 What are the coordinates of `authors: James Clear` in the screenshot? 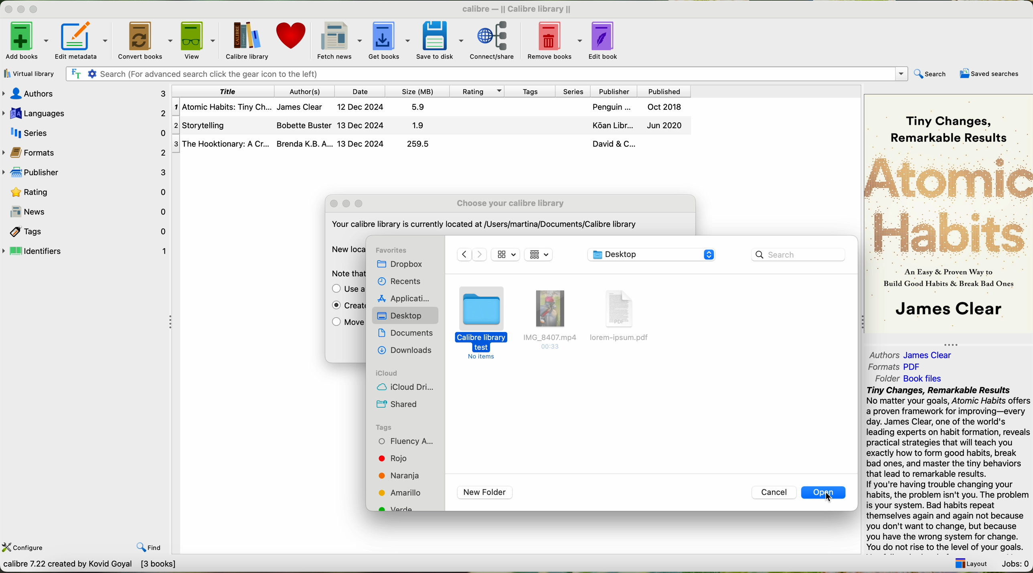 It's located at (909, 353).